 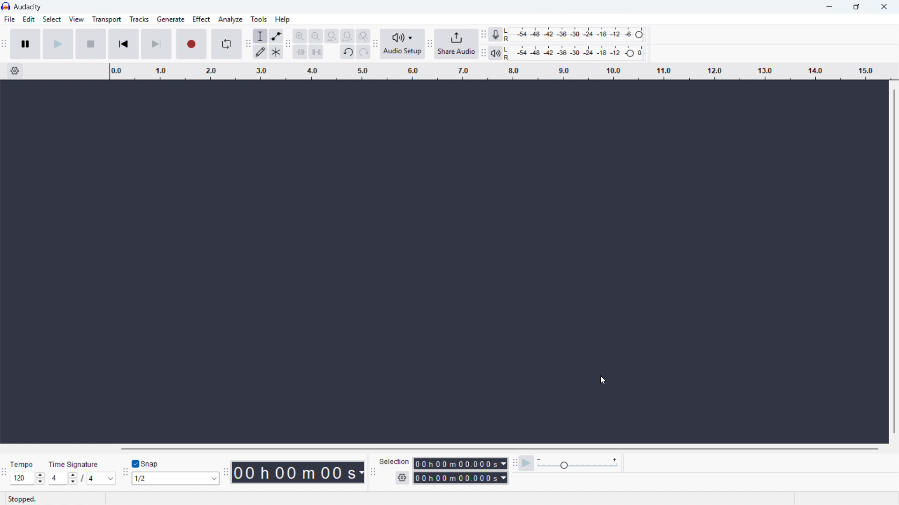 I want to click on select, so click(x=52, y=19).